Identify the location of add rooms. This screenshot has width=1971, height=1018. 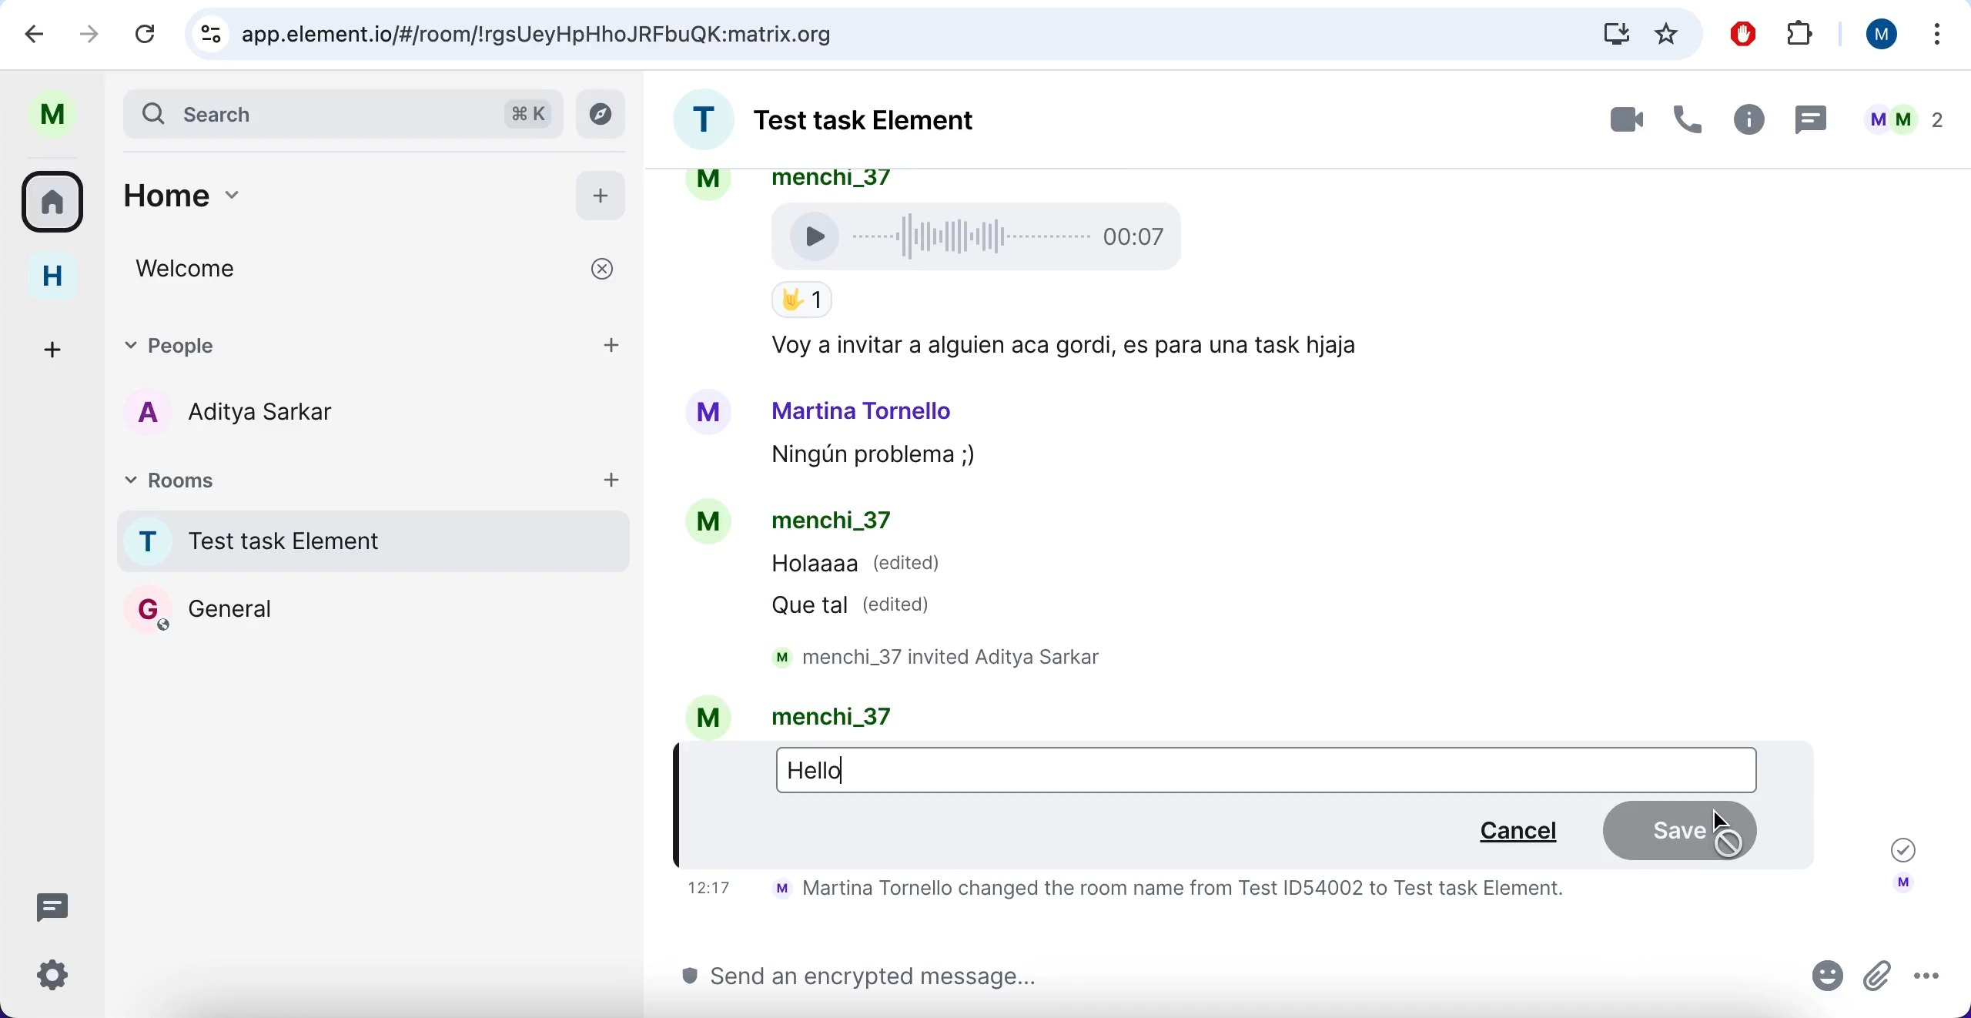
(616, 482).